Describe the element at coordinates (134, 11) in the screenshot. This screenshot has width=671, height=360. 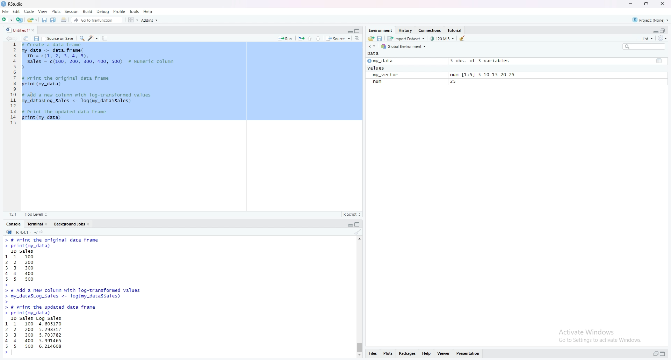
I see `Tools` at that location.